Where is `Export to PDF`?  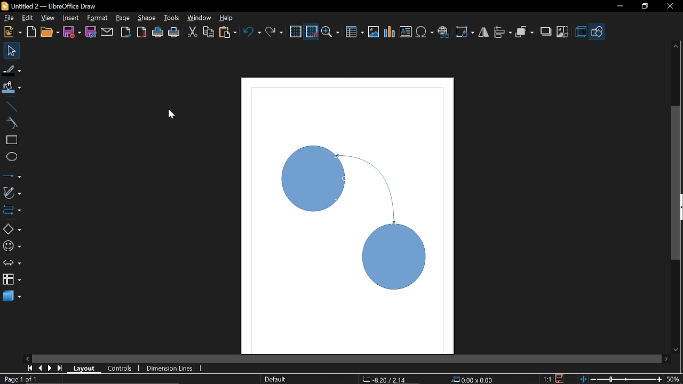 Export to PDF is located at coordinates (142, 31).